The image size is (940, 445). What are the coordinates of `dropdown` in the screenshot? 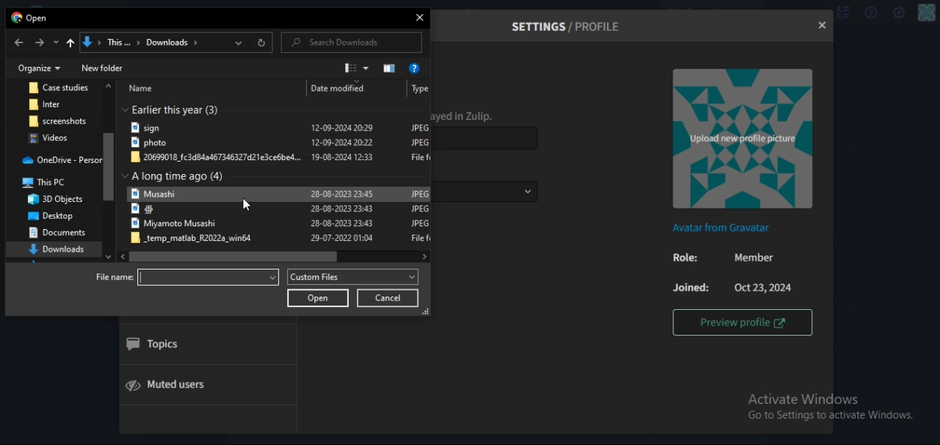 It's located at (55, 43).